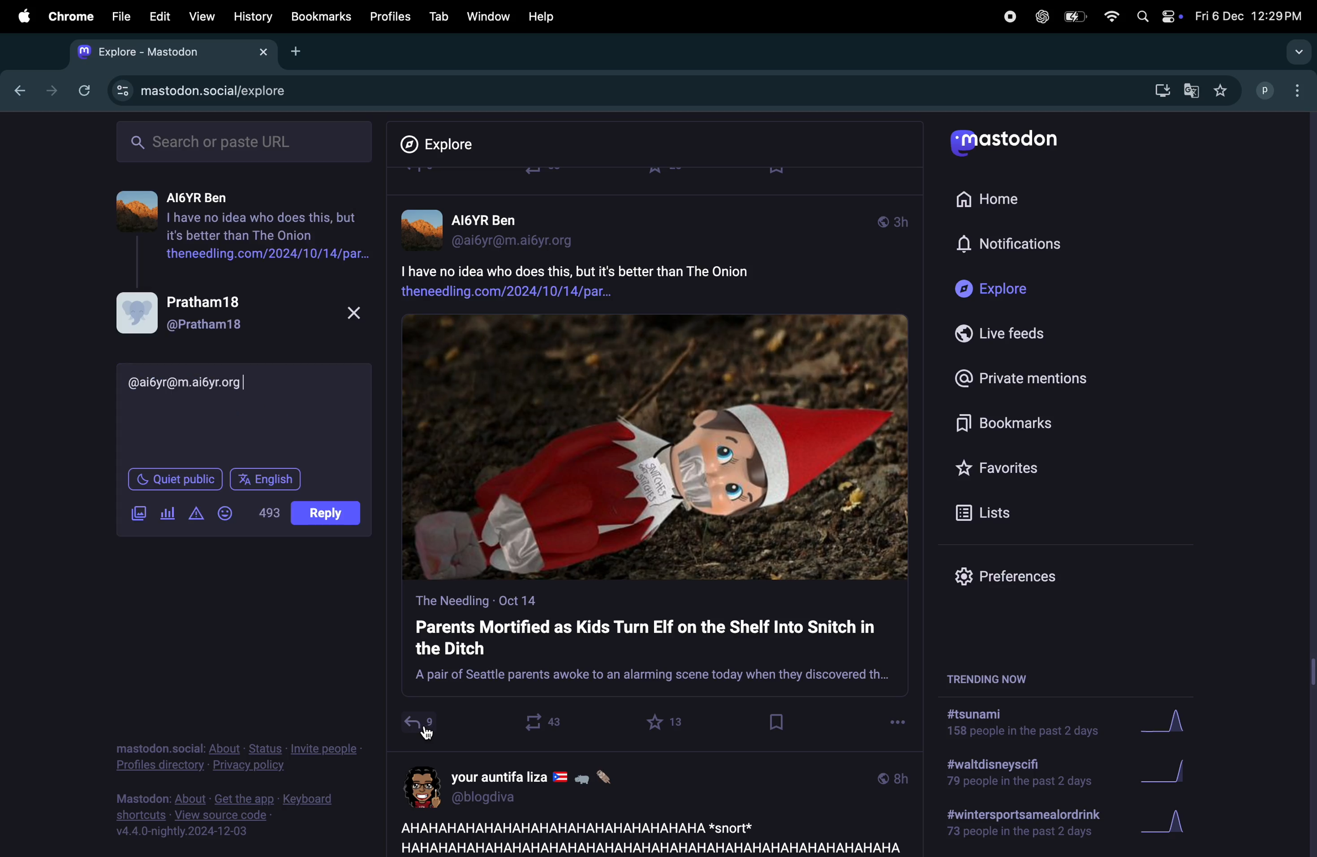  Describe the element at coordinates (320, 16) in the screenshot. I see `Book mark` at that location.